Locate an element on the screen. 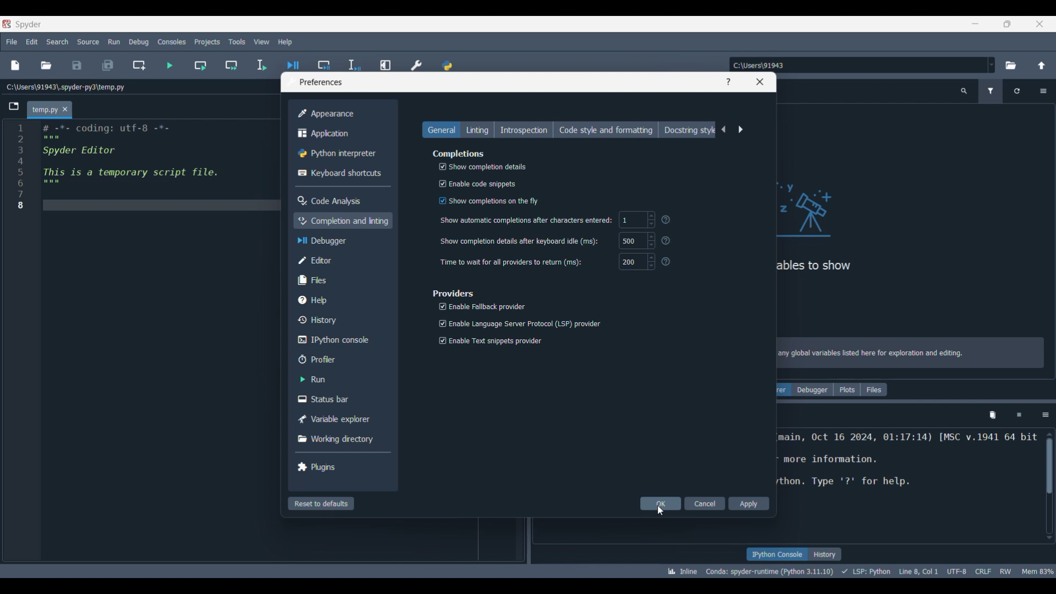  ? is located at coordinates (668, 263).